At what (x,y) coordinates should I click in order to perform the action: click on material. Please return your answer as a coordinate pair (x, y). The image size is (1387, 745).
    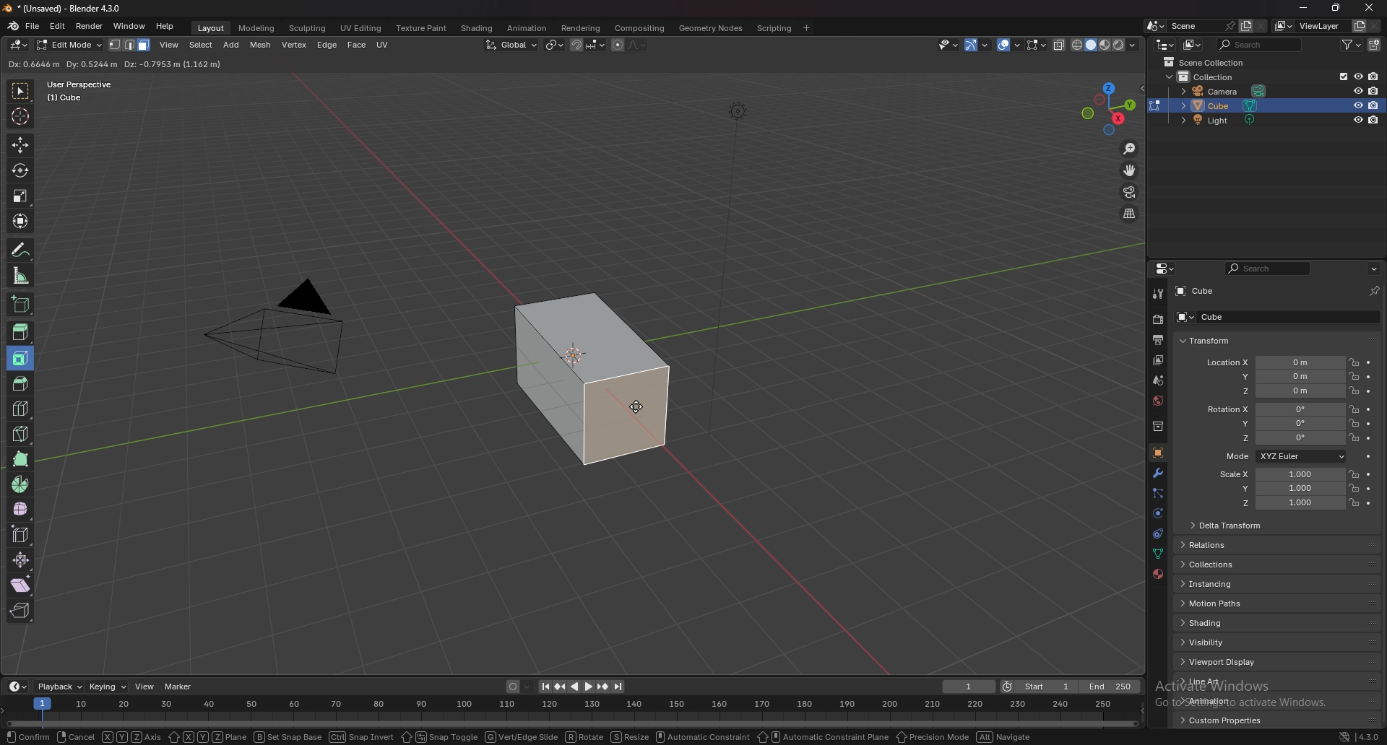
    Looking at the image, I should click on (1159, 574).